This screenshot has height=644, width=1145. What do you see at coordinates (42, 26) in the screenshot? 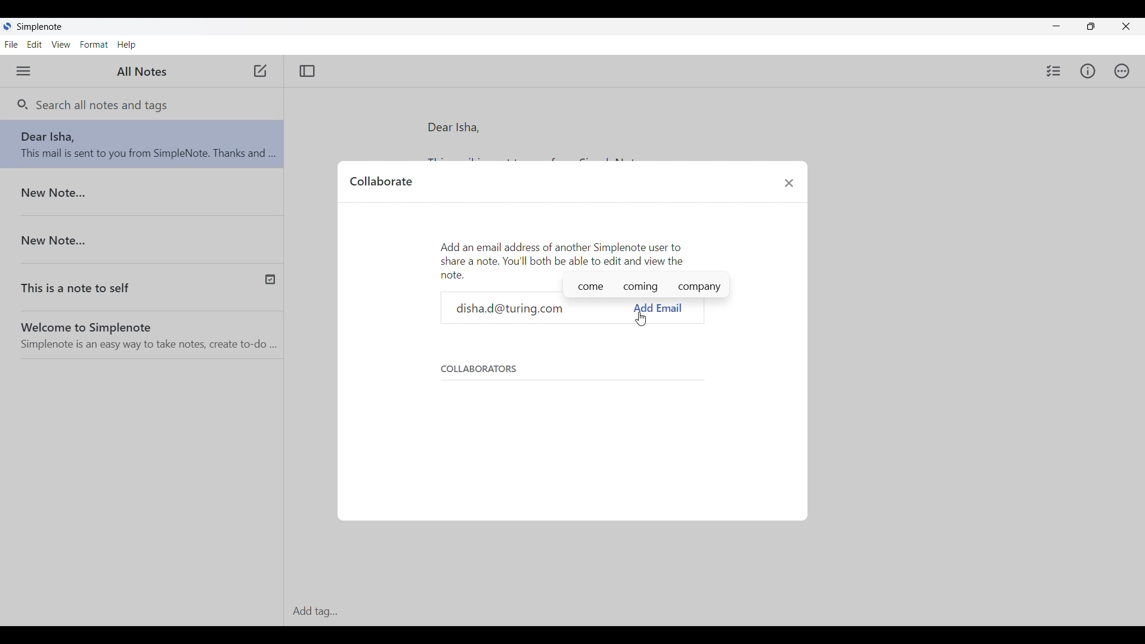
I see `Simplenote` at bounding box center [42, 26].